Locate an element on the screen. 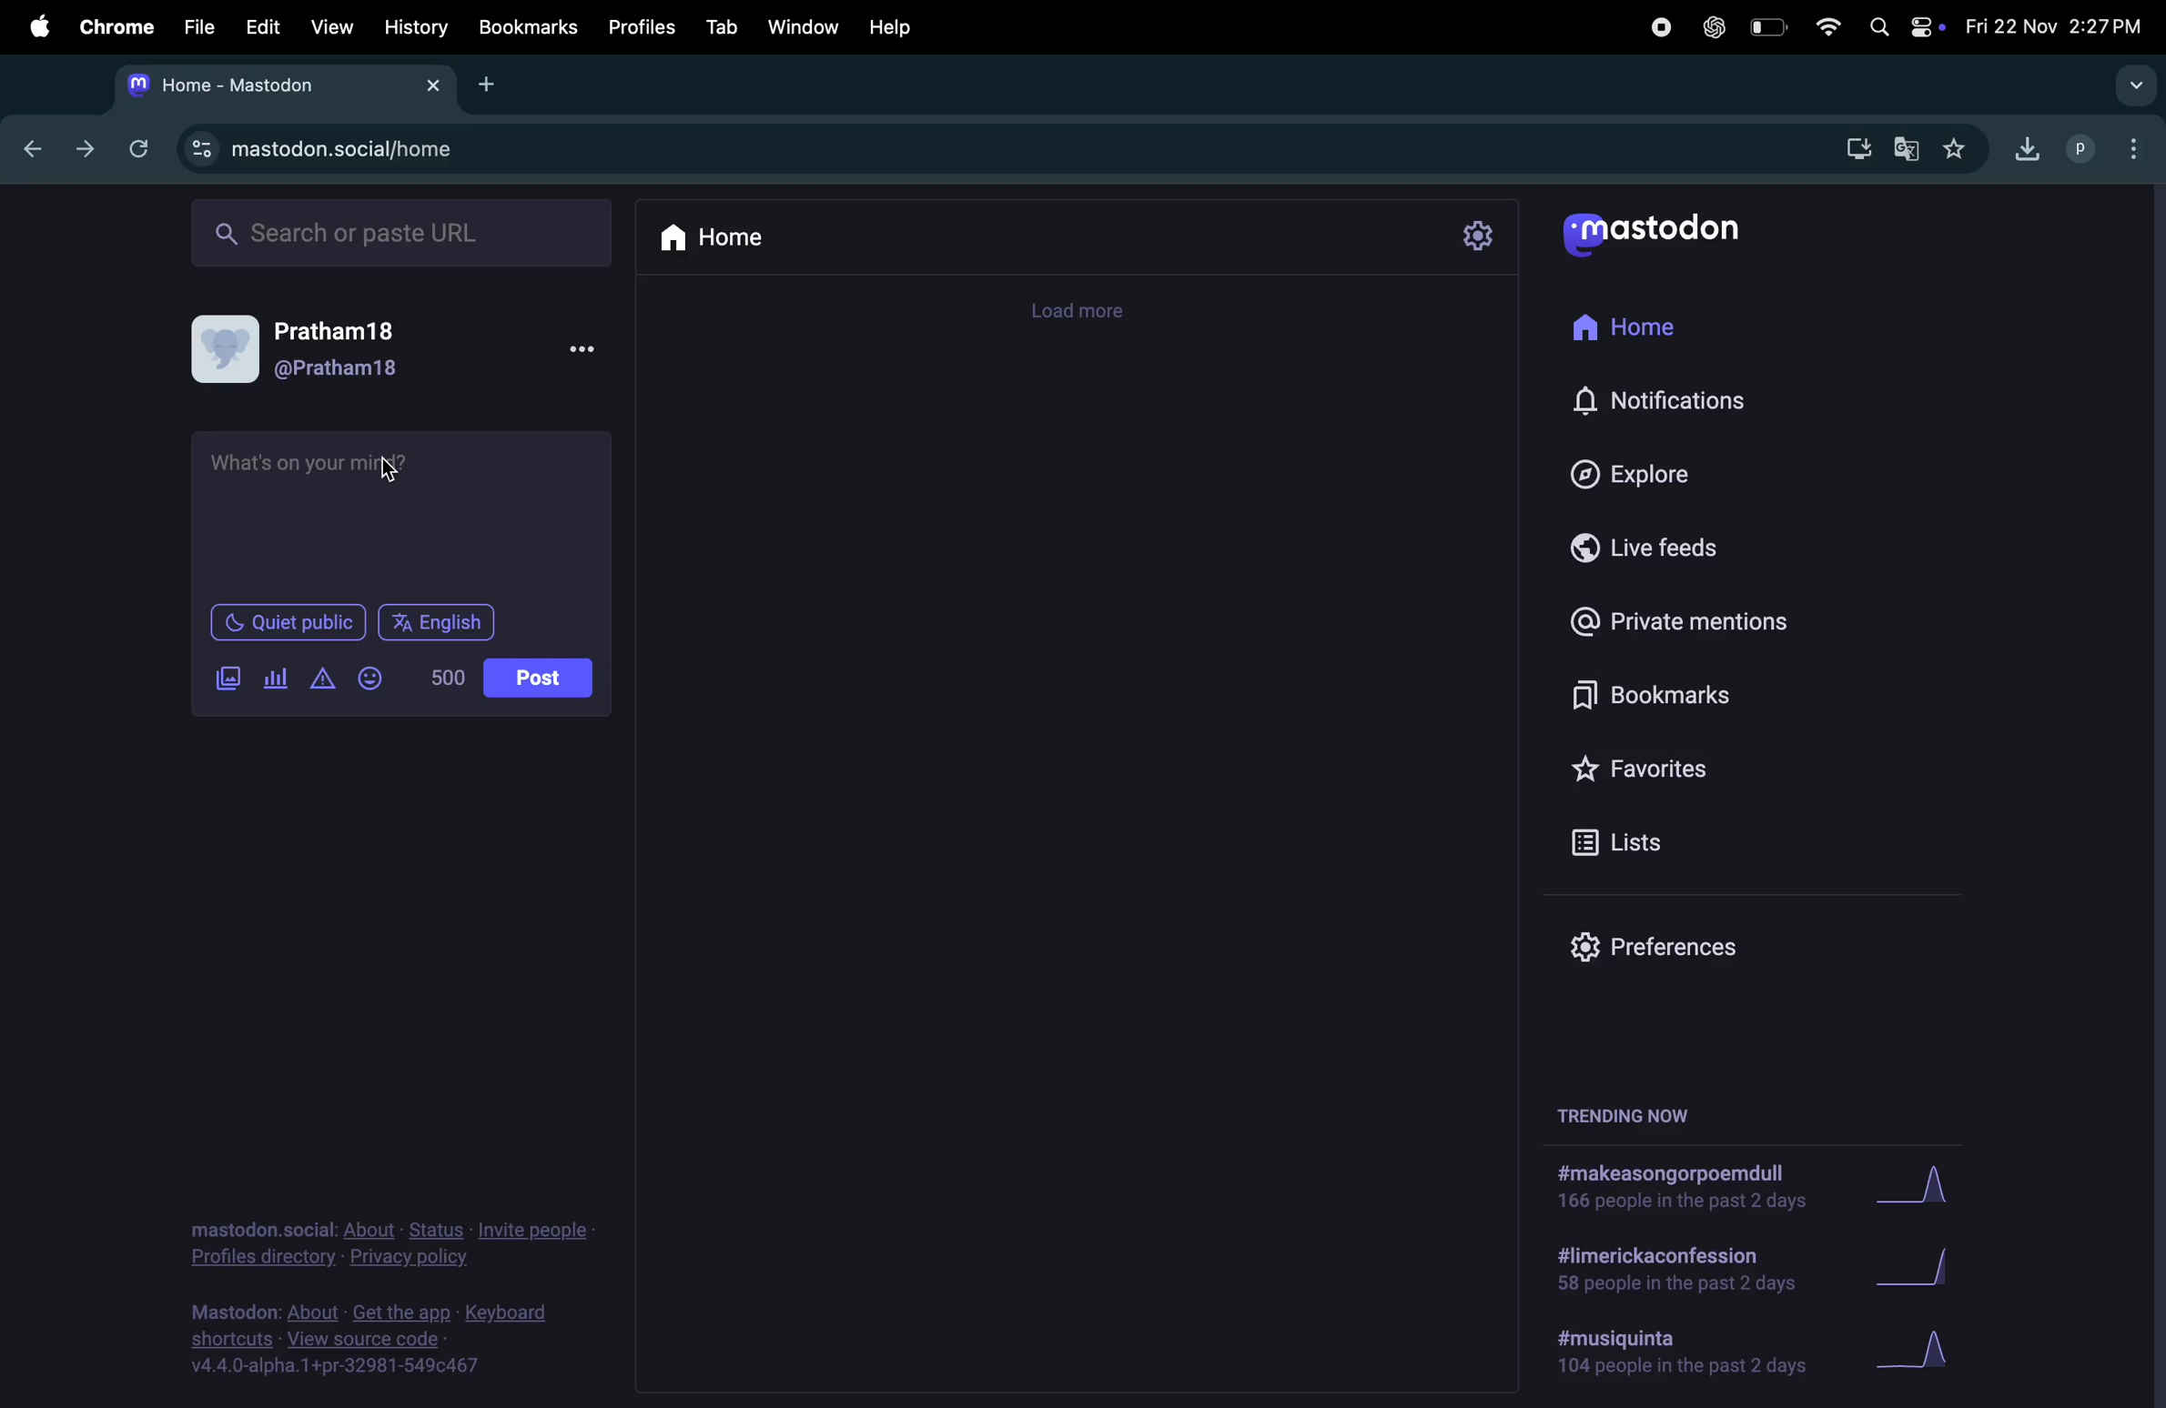 The height and width of the screenshot is (1408, 2166). add is located at coordinates (497, 85).